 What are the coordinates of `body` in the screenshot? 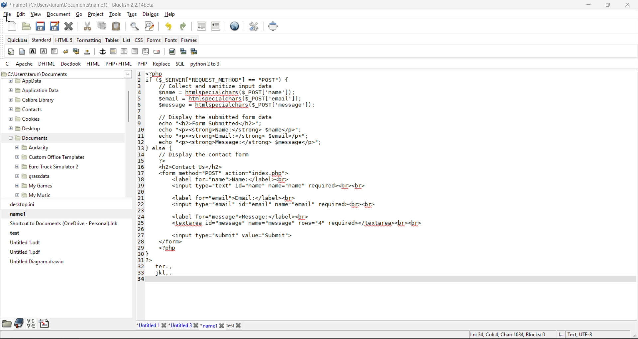 It's located at (22, 52).